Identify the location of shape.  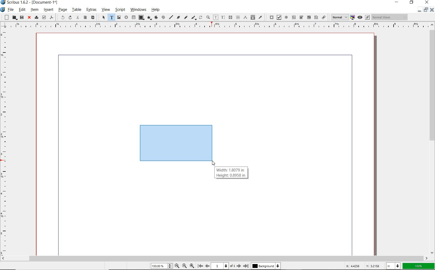
(141, 17).